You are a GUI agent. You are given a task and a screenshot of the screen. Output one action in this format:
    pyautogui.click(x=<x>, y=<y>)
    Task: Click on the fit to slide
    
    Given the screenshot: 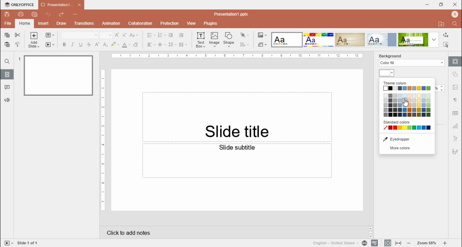 What is the action you would take?
    pyautogui.click(x=398, y=243)
    